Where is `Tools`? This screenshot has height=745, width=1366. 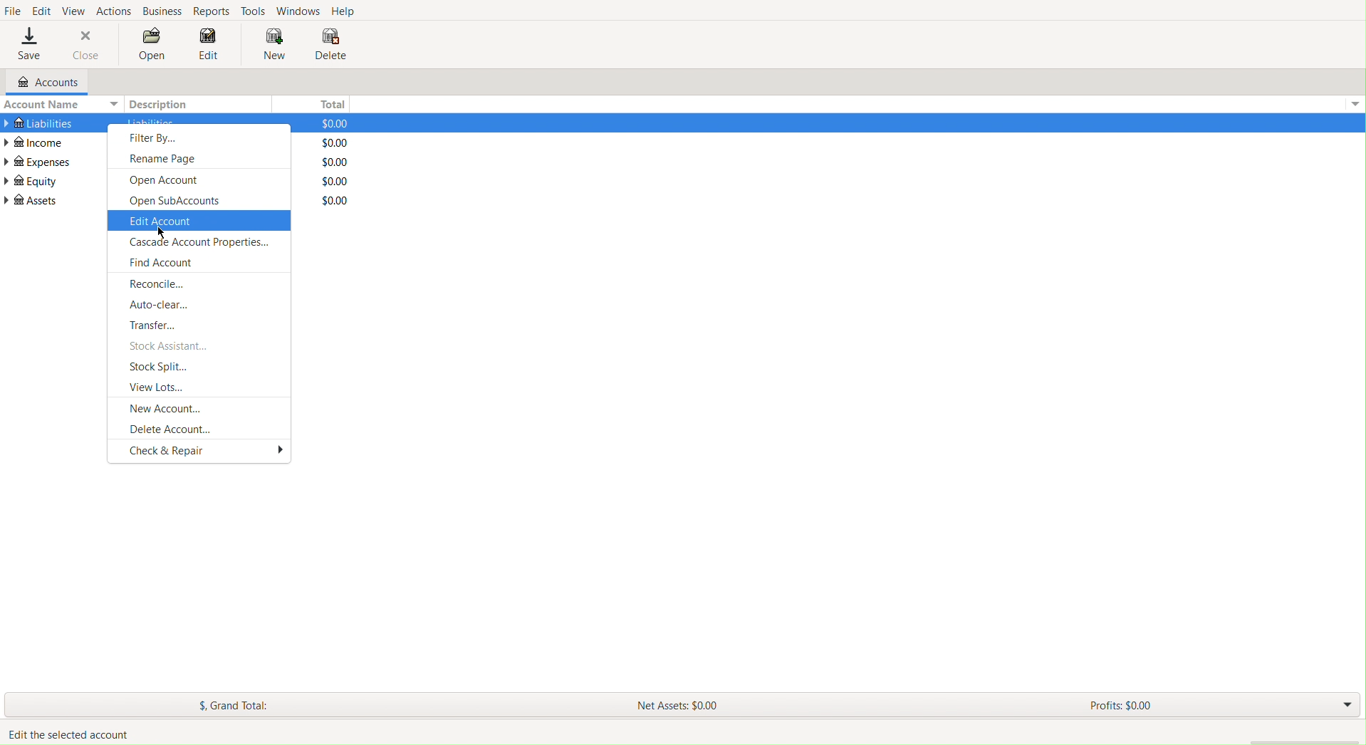 Tools is located at coordinates (254, 10).